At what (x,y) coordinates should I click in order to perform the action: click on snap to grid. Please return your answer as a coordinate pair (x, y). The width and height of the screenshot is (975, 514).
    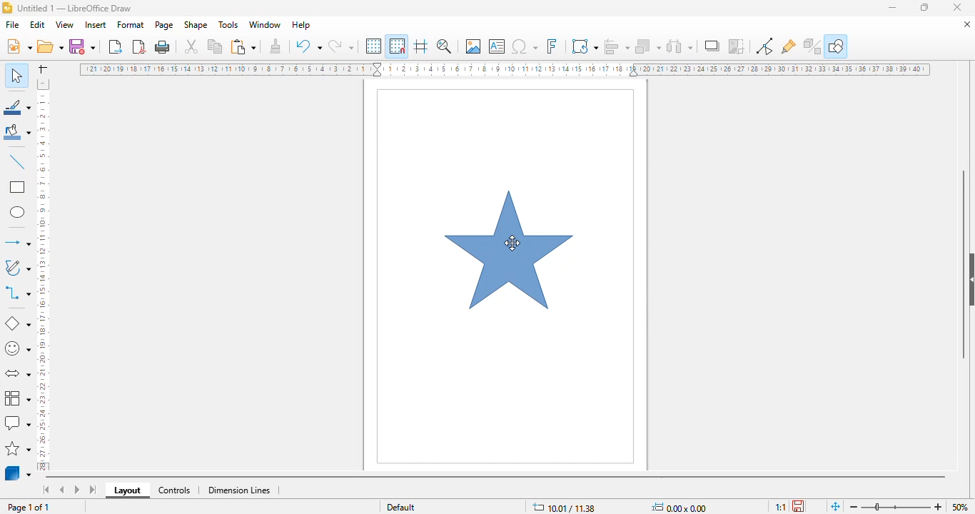
    Looking at the image, I should click on (398, 46).